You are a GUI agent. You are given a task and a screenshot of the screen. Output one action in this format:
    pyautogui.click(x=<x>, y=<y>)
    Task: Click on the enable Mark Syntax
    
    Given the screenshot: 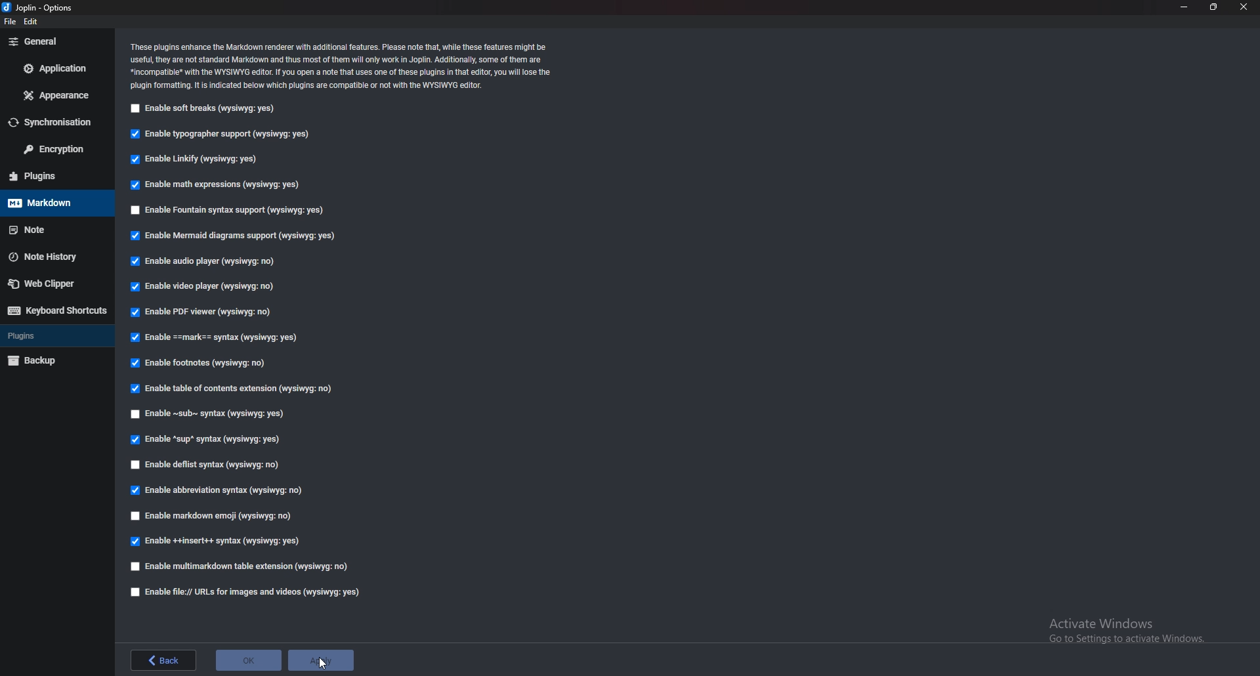 What is the action you would take?
    pyautogui.click(x=216, y=337)
    